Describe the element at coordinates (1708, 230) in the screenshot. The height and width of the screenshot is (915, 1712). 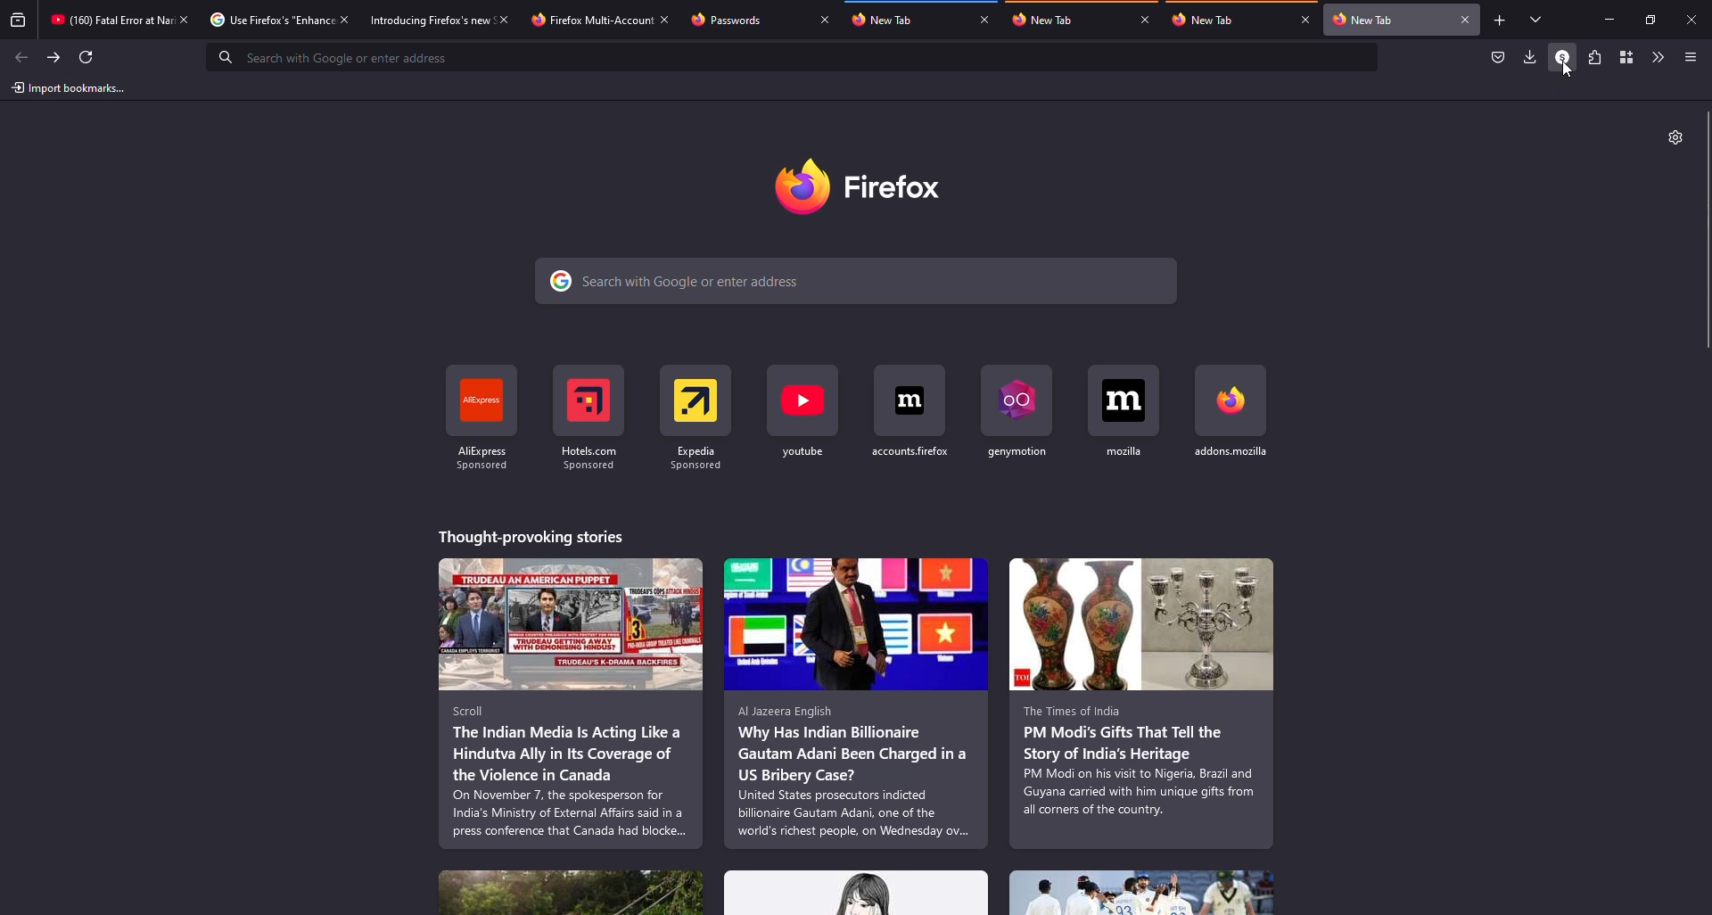
I see `scroll bar` at that location.